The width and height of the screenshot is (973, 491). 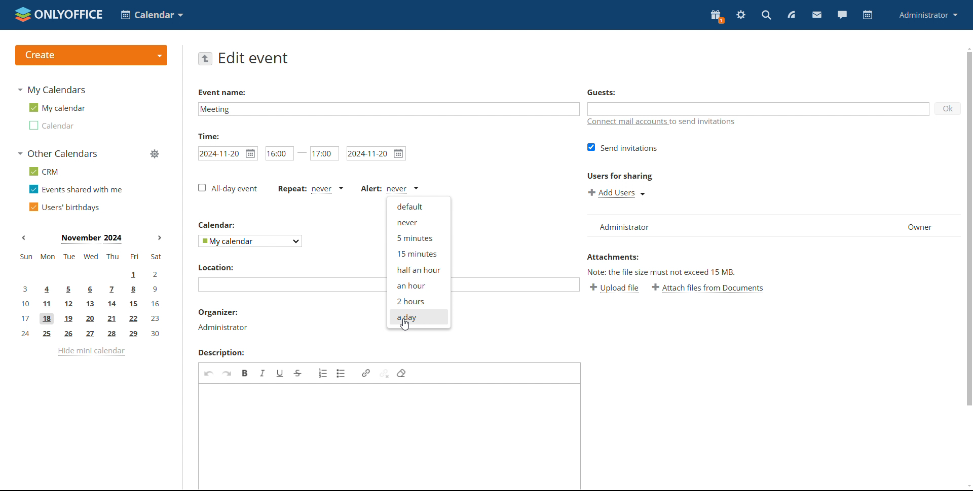 I want to click on my calendar, so click(x=56, y=108).